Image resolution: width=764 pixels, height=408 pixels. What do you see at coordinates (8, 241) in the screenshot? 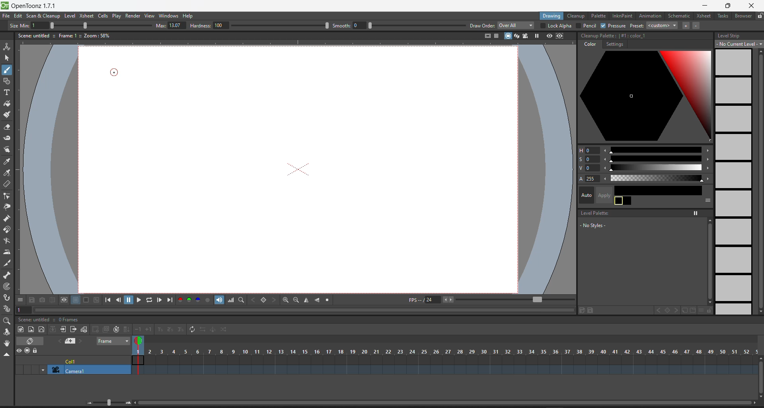
I see `blender tool` at bounding box center [8, 241].